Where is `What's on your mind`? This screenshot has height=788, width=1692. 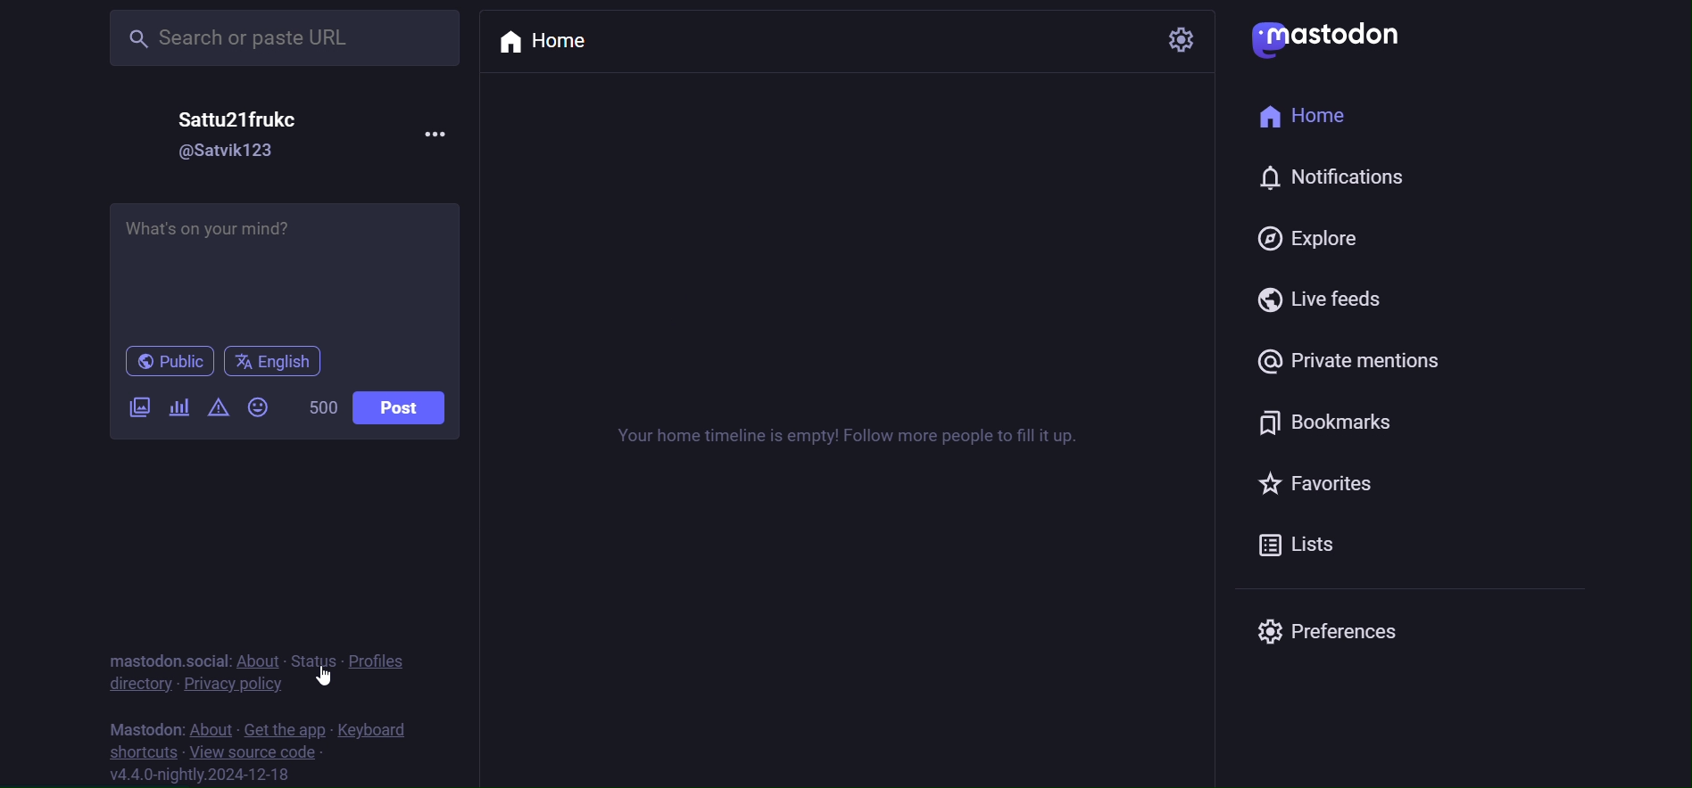 What's on your mind is located at coordinates (284, 265).